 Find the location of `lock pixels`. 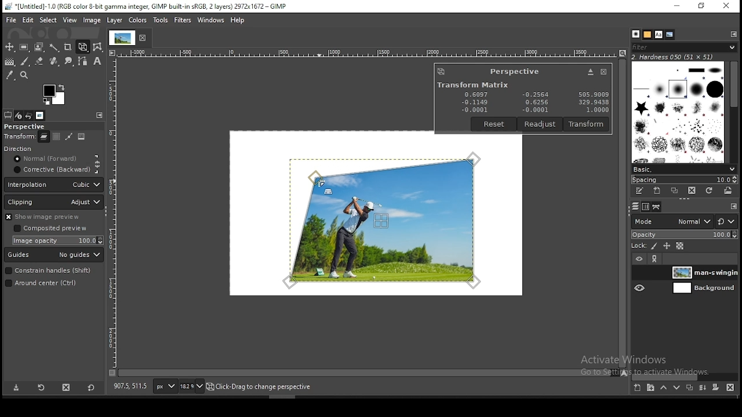

lock pixels is located at coordinates (653, 246).